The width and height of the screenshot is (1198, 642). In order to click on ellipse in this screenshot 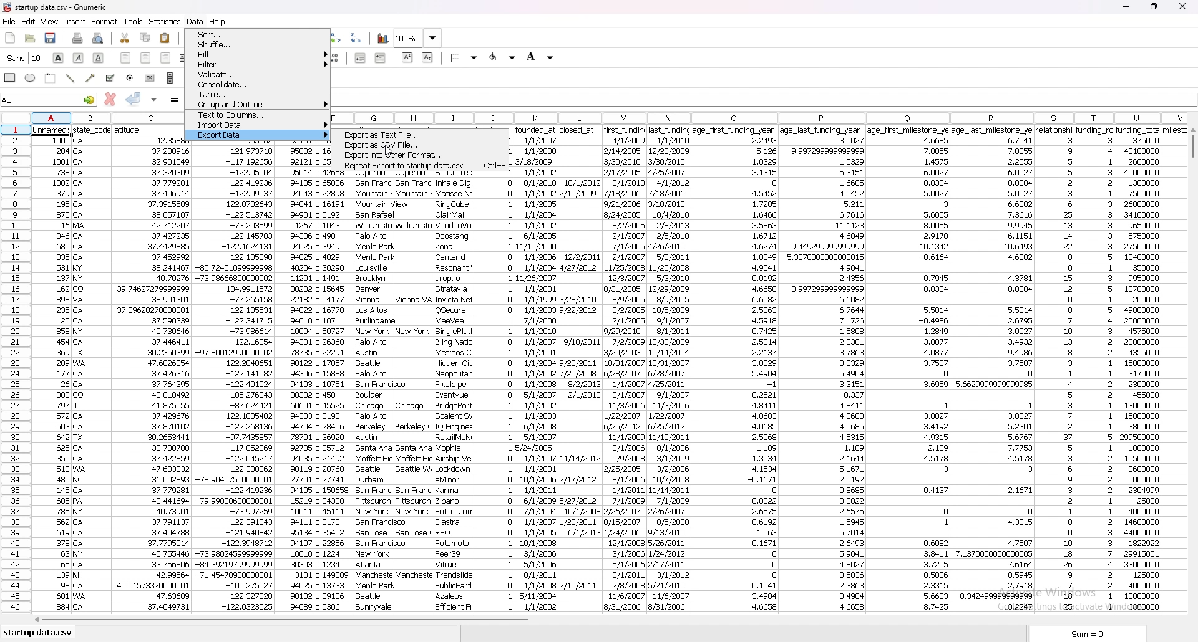, I will do `click(31, 79)`.